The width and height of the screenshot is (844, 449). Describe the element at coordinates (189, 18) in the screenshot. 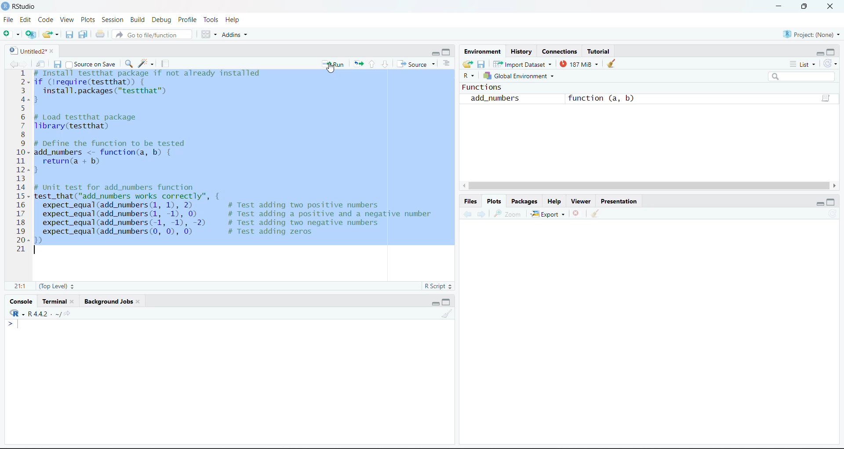

I see `Profile` at that location.